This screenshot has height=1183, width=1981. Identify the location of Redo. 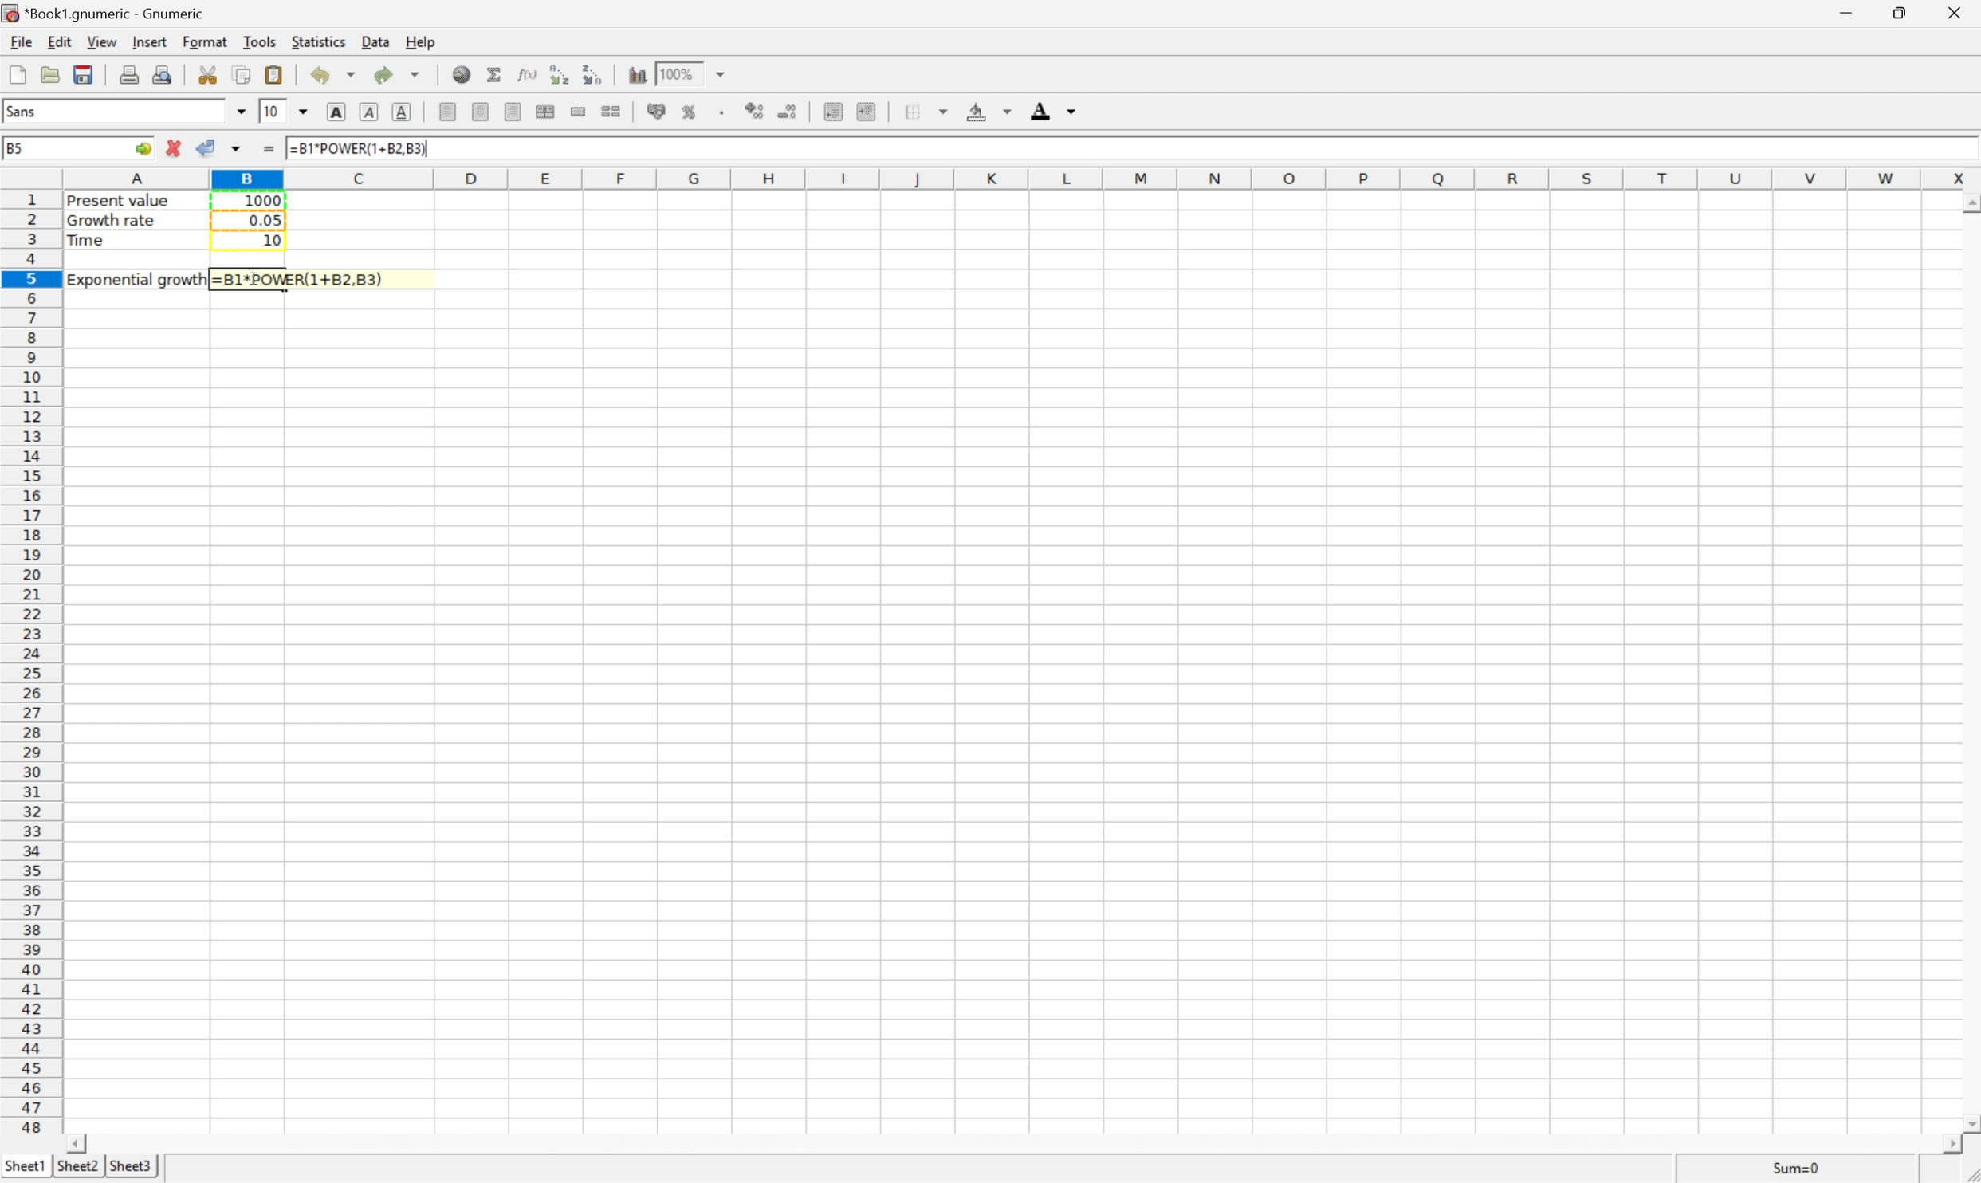
(398, 76).